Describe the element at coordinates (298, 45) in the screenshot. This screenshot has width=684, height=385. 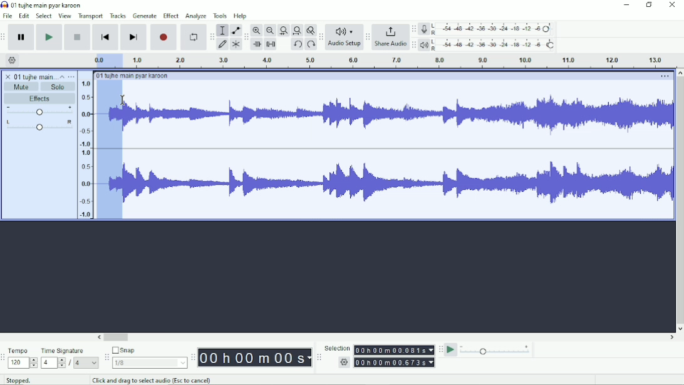
I see `Undo` at that location.